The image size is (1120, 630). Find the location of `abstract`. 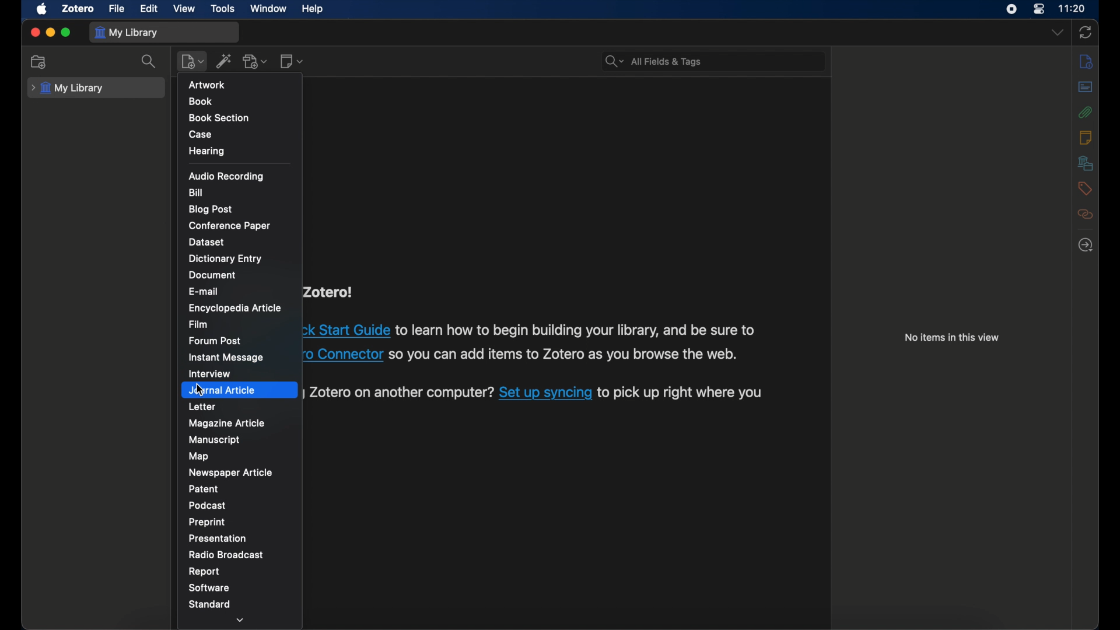

abstract is located at coordinates (1086, 86).